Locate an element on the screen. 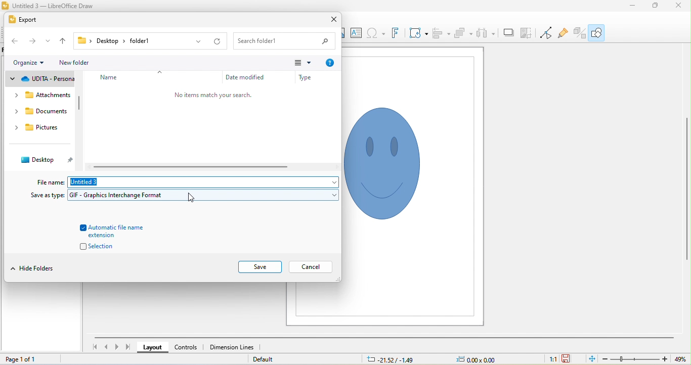  save as type is located at coordinates (48, 196).